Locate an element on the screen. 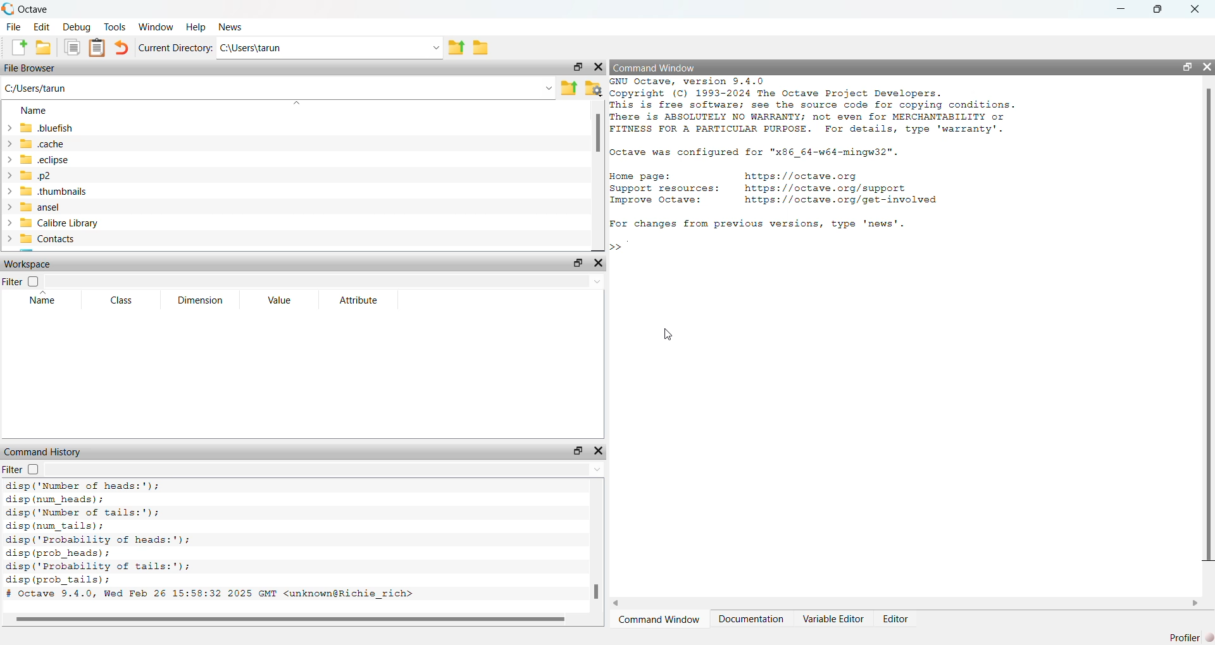 This screenshot has height=645, width=1215. Hide Widget is located at coordinates (599, 450).